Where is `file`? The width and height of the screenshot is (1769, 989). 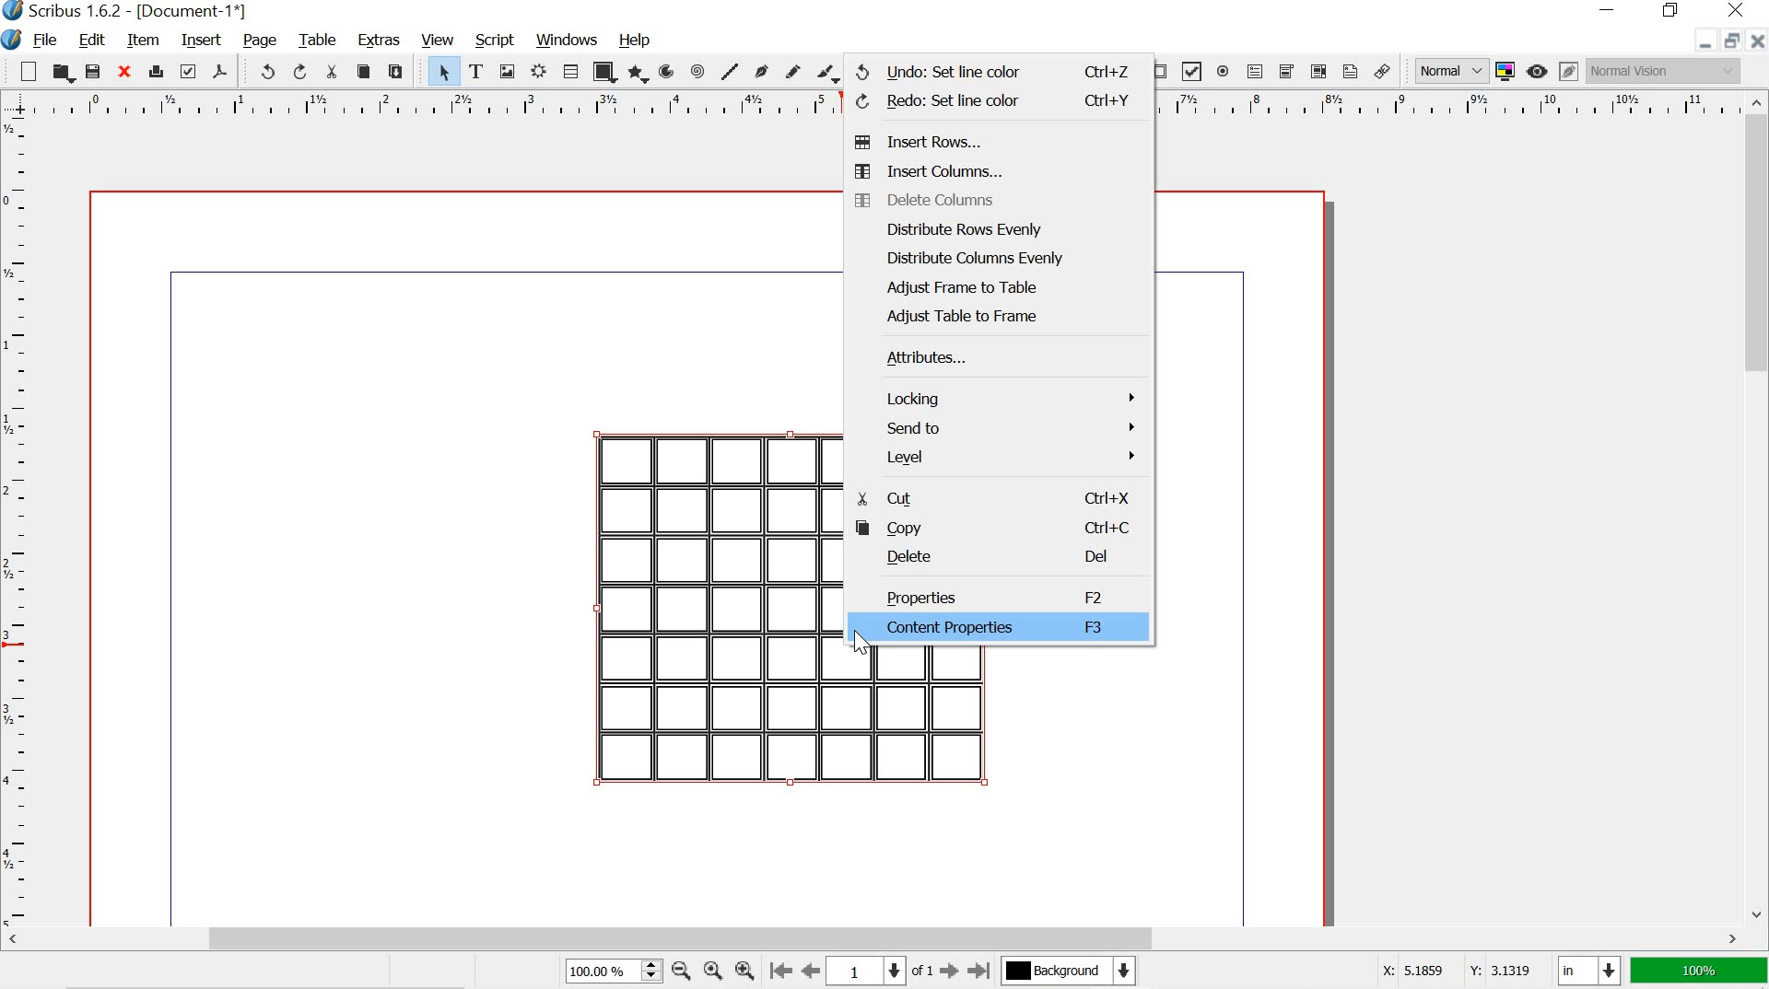 file is located at coordinates (44, 41).